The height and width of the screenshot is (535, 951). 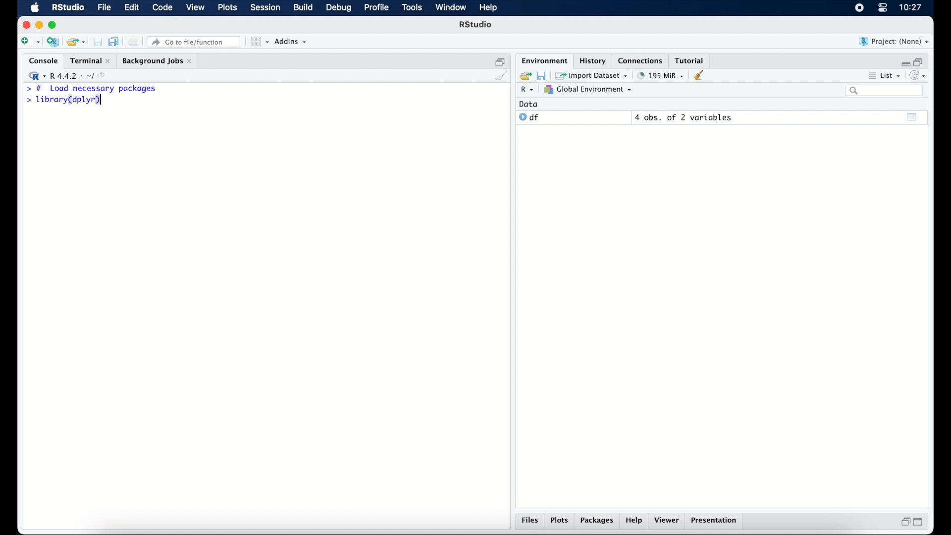 I want to click on R Studio, so click(x=68, y=8).